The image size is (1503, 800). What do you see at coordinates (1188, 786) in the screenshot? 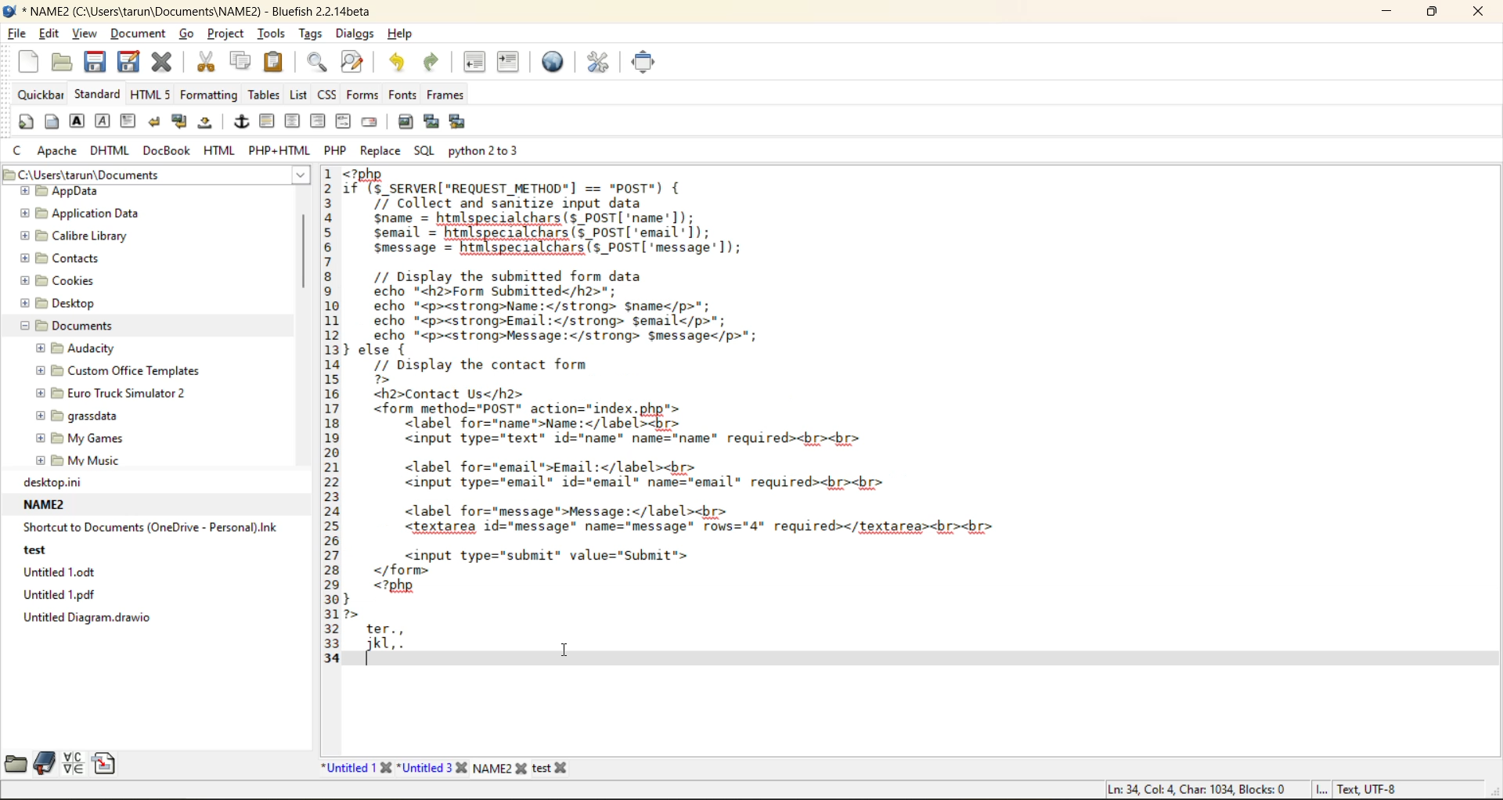
I see `Ln: 34, Col: 4 Char: 1034, Blocks: 0` at bounding box center [1188, 786].